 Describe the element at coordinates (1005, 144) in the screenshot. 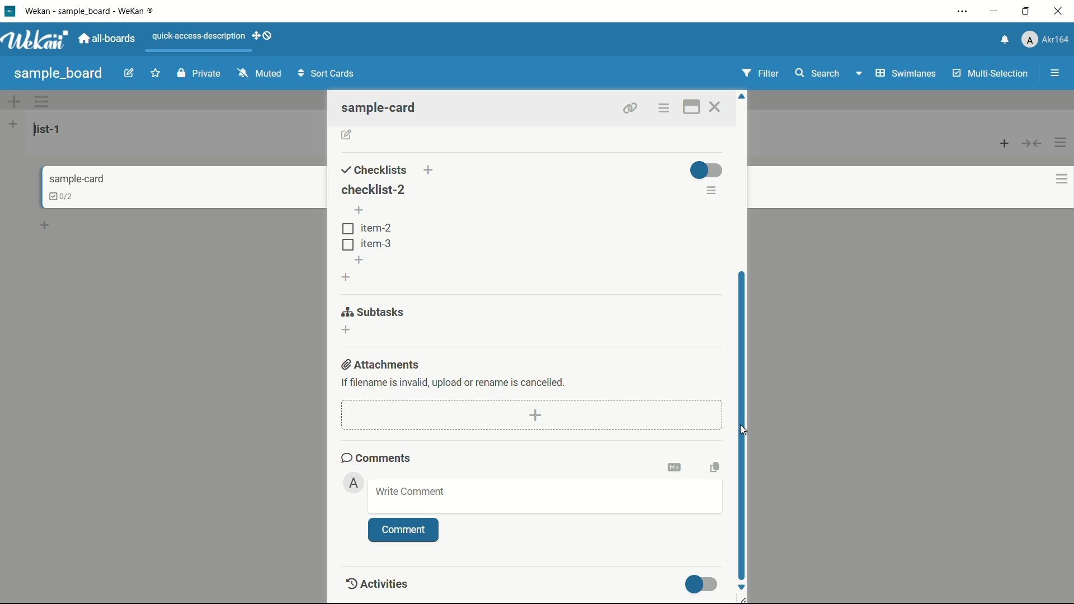

I see `add card to top of list` at that location.